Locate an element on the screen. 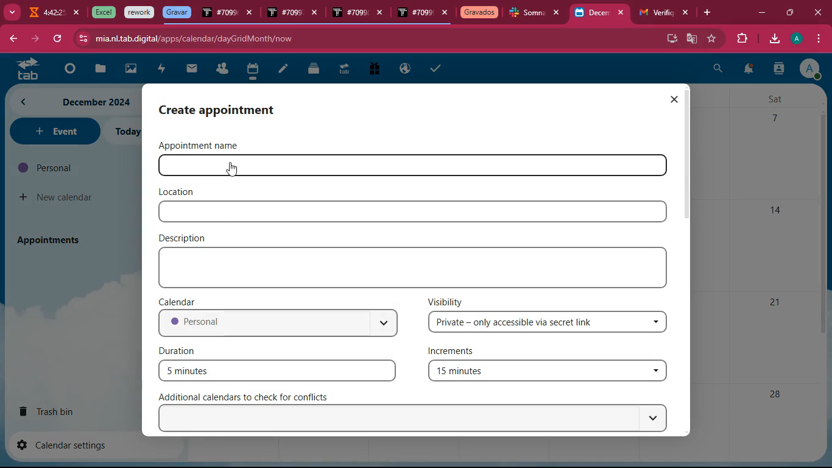 Image resolution: width=832 pixels, height=468 pixels. download is located at coordinates (774, 40).